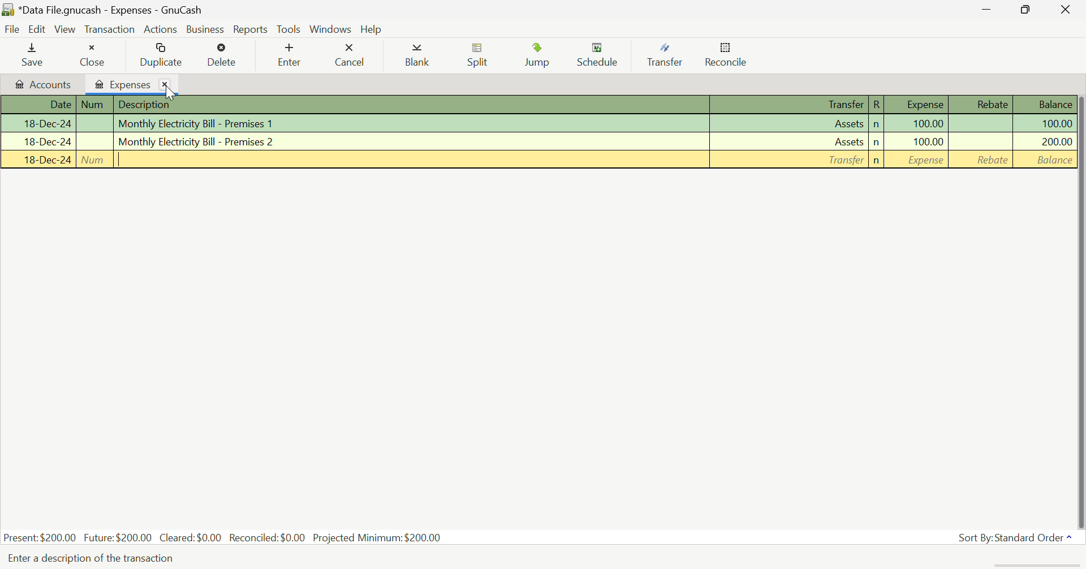  I want to click on Actions, so click(162, 29).